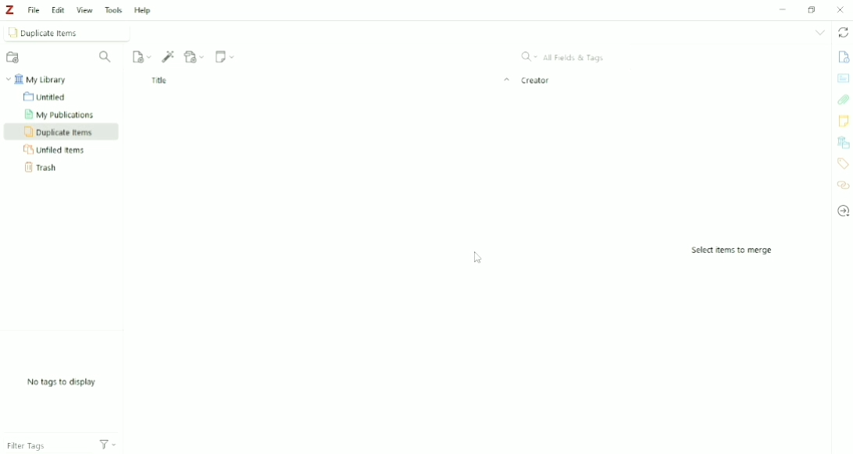  I want to click on New Note, so click(227, 56).